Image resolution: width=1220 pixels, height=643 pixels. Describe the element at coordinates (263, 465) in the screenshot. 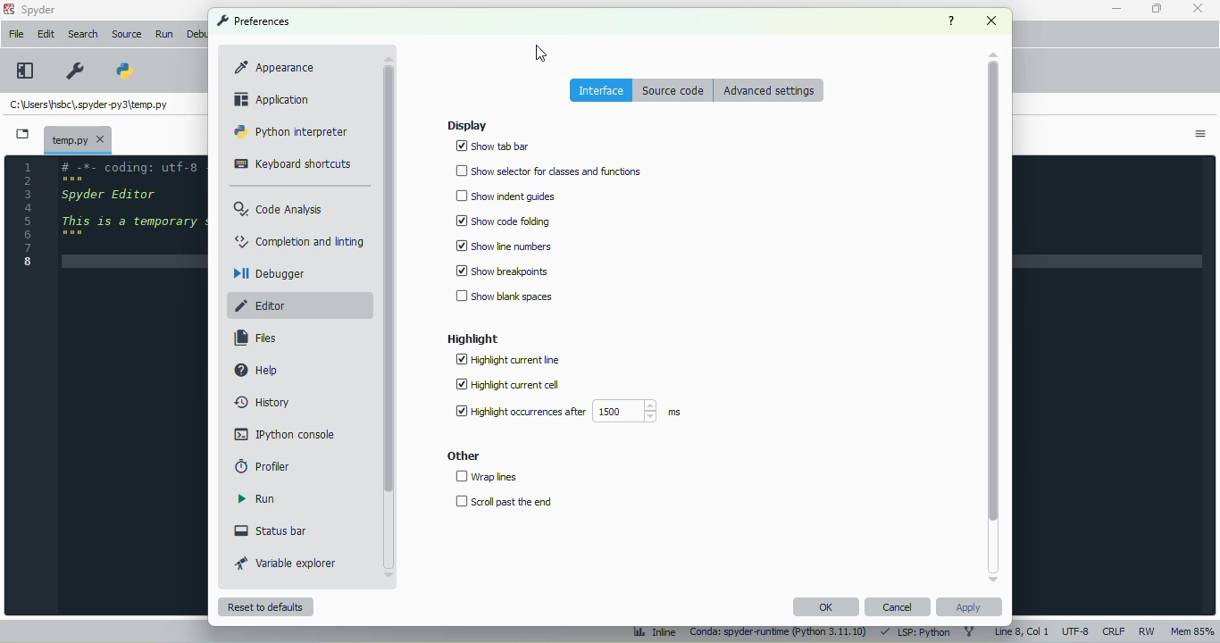

I see `profiler` at that location.